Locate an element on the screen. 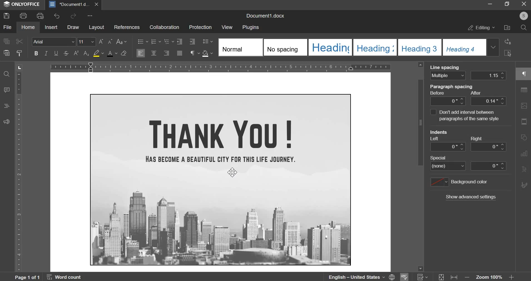 The height and width of the screenshot is (281, 531). indents is located at coordinates (468, 147).